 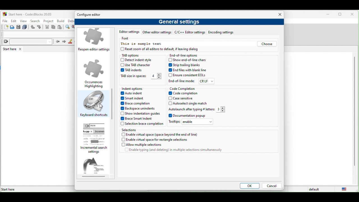 I want to click on start here-code blocks-20.03, so click(x=27, y=14).